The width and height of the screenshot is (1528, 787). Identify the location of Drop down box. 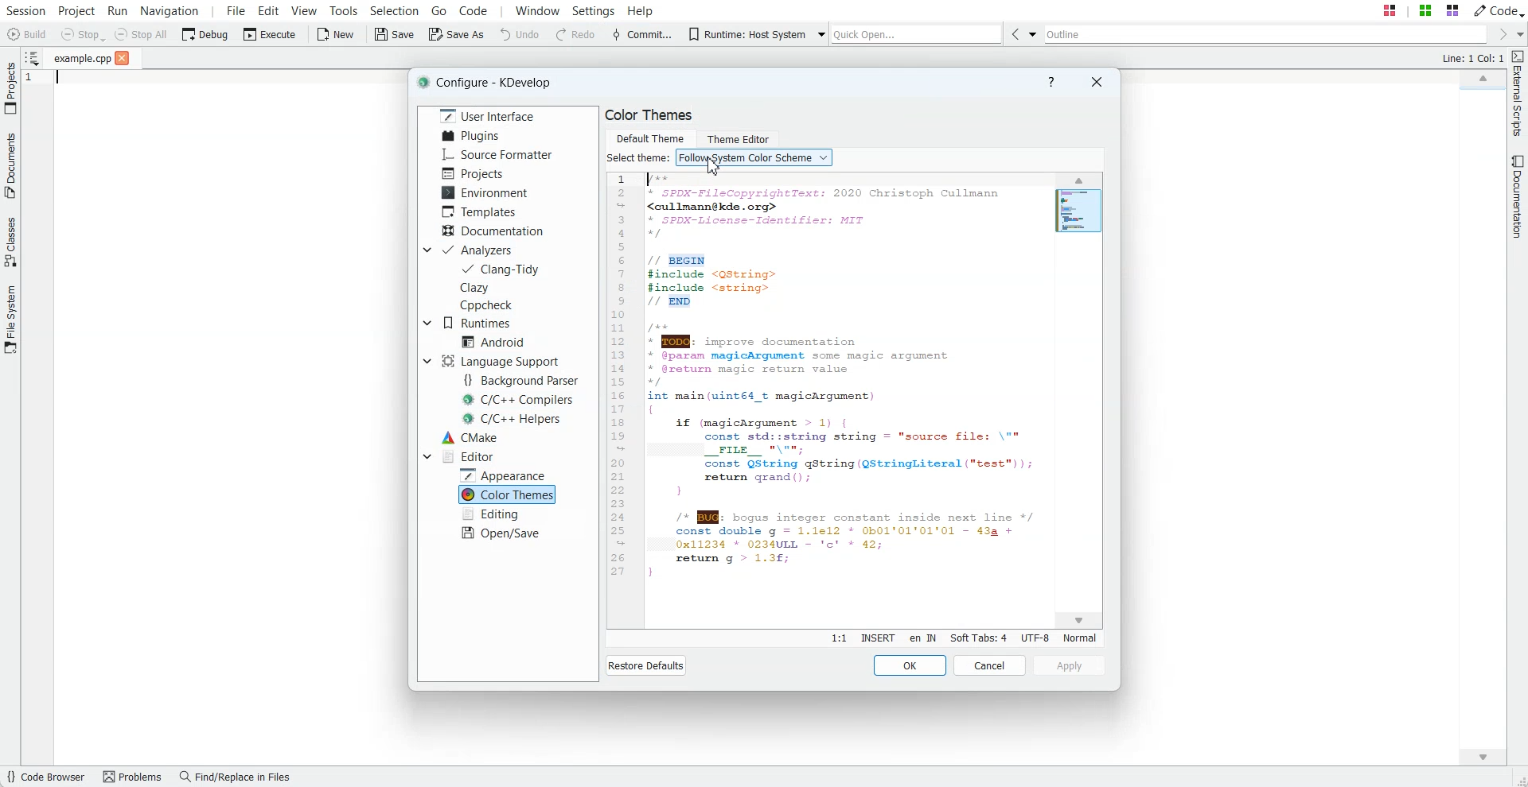
(820, 35).